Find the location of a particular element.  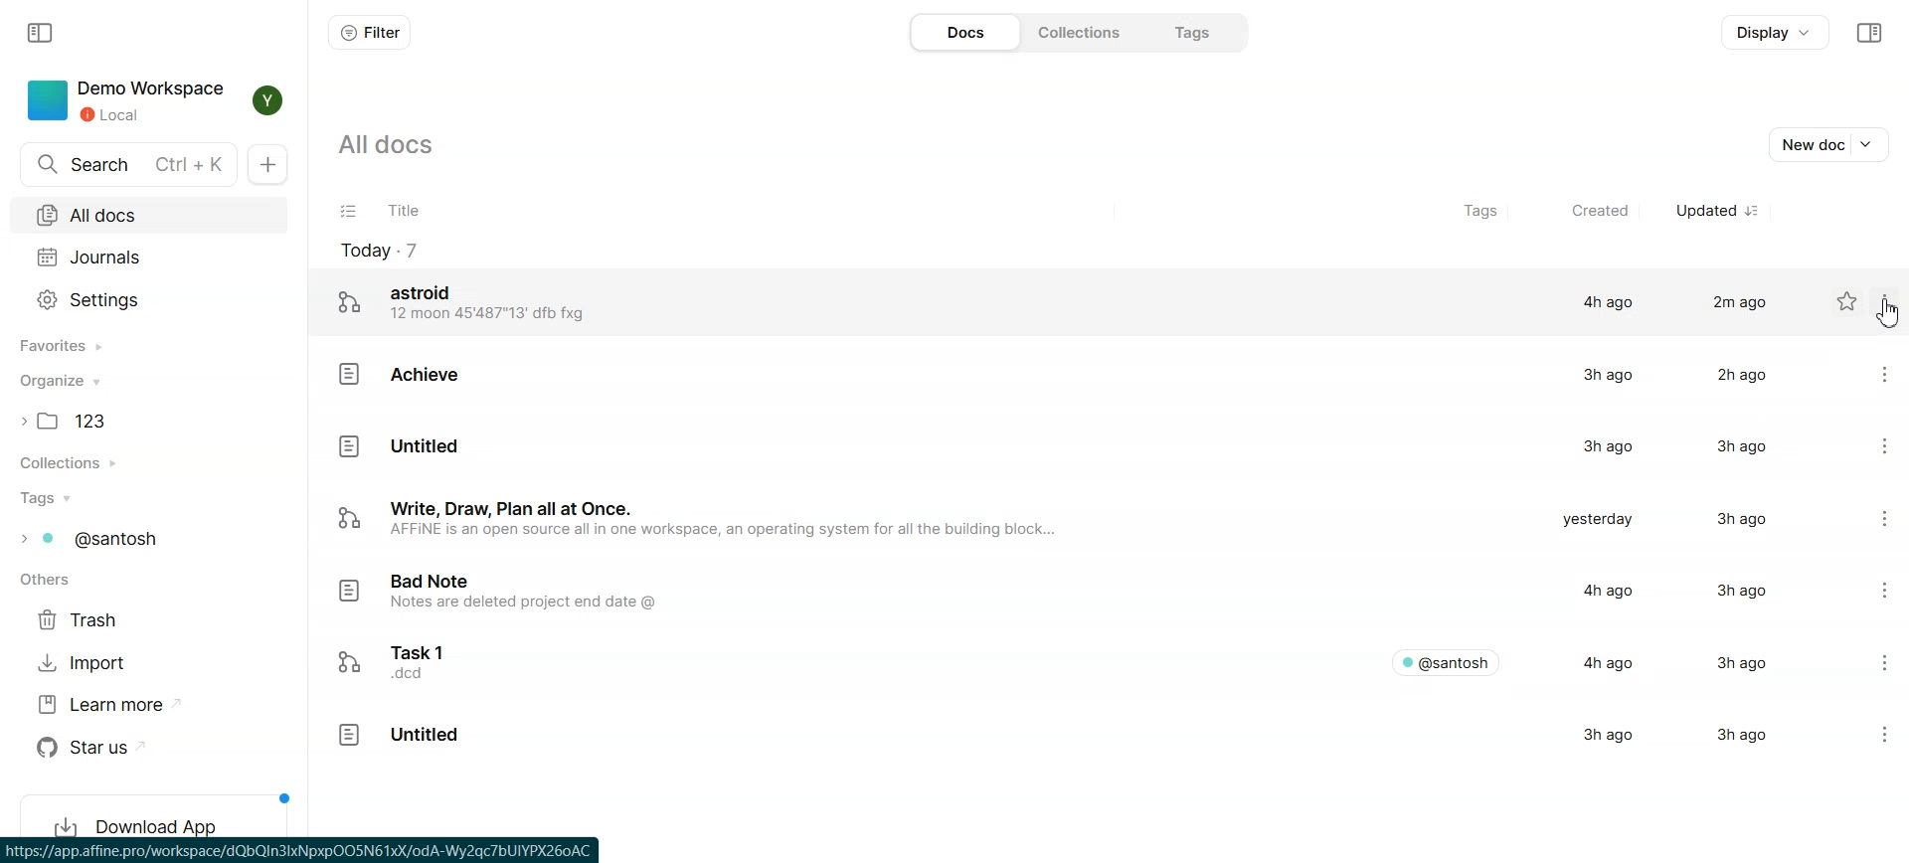

Dropdown box is located at coordinates (1870, 144).